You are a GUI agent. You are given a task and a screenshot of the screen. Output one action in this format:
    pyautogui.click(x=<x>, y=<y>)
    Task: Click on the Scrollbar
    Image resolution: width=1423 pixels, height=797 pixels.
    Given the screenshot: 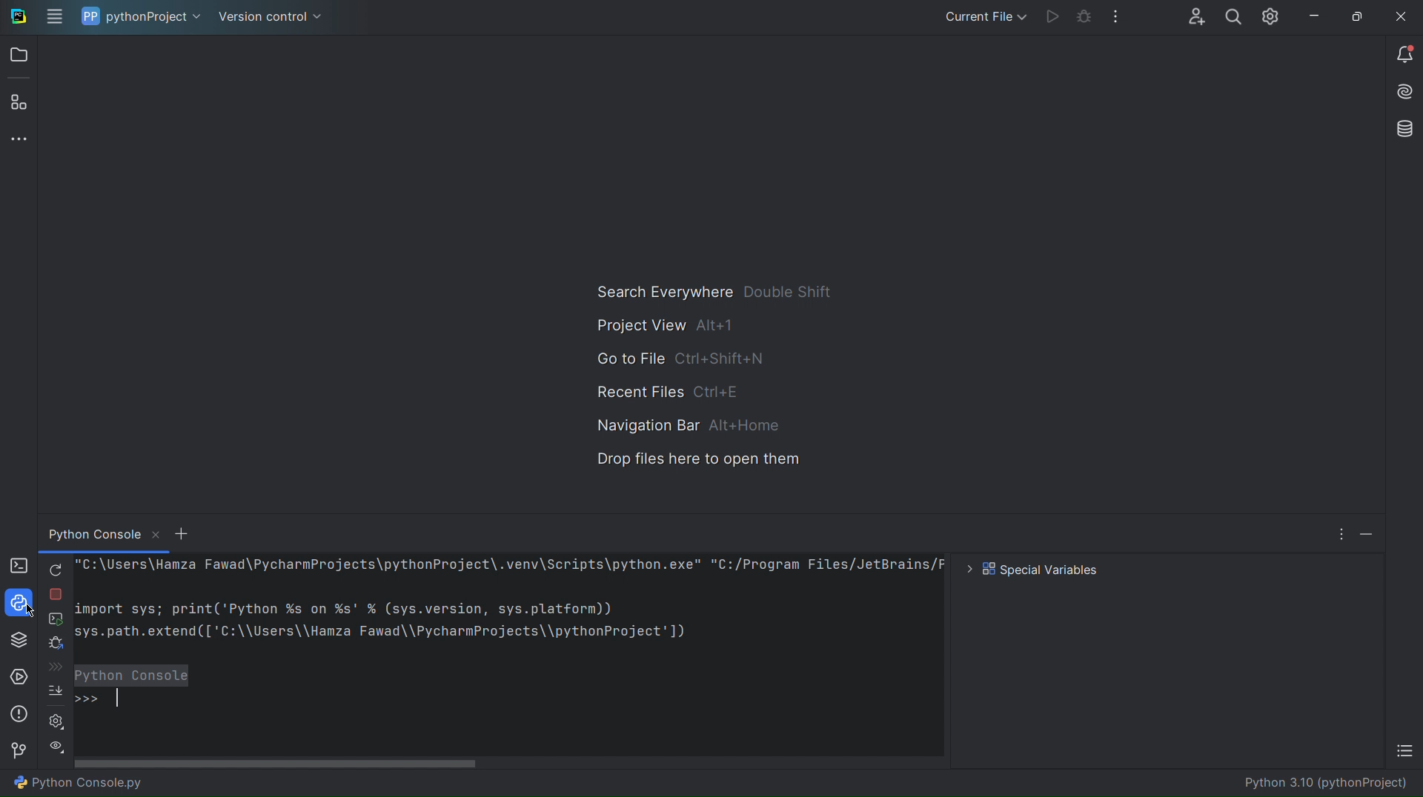 What is the action you would take?
    pyautogui.click(x=283, y=762)
    